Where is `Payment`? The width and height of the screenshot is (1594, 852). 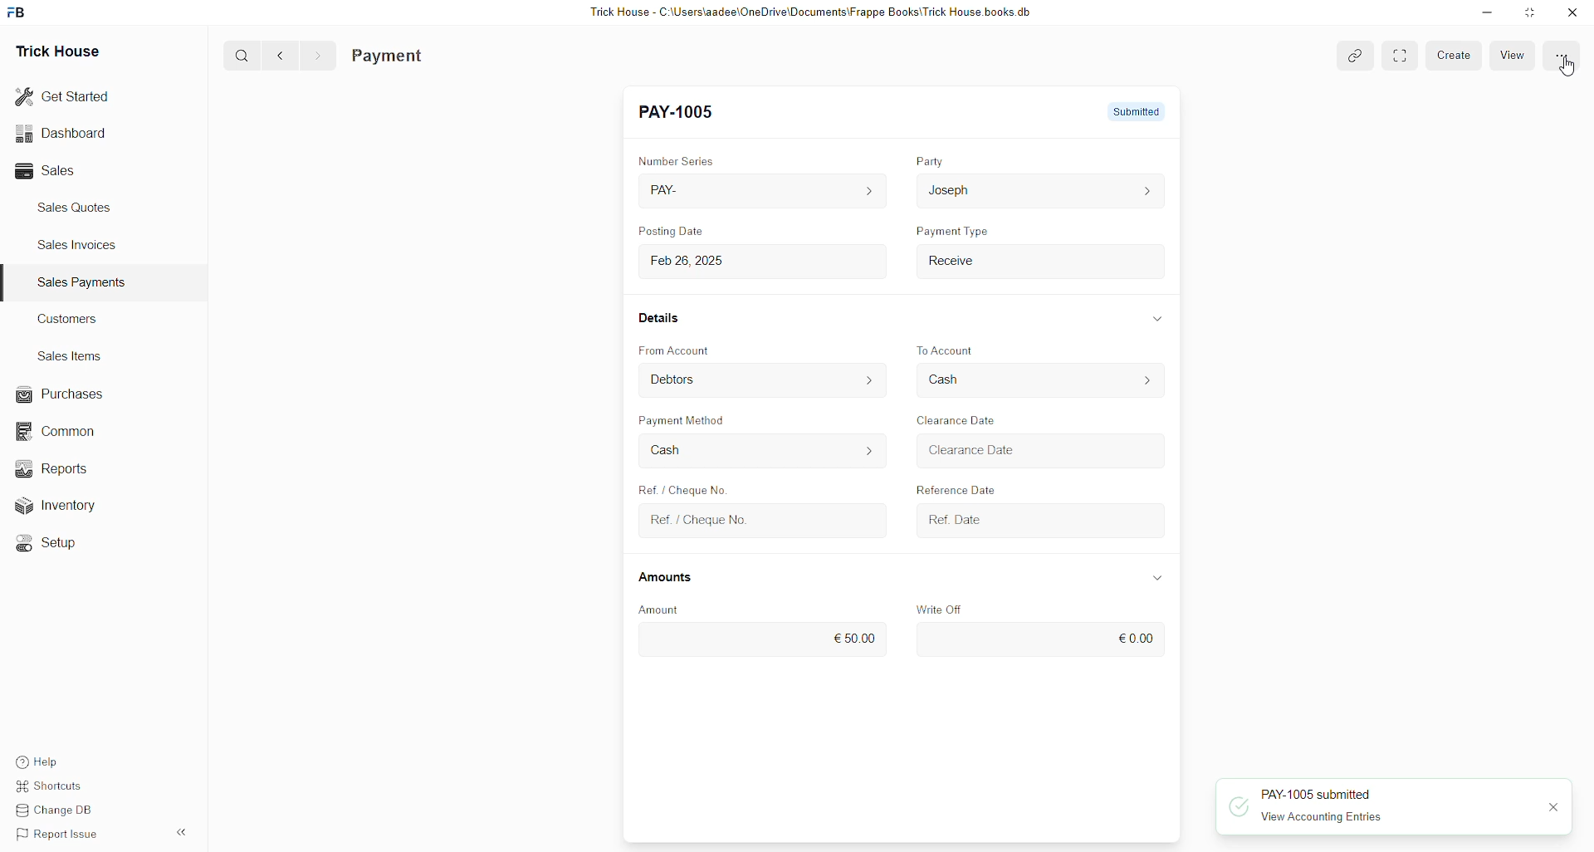 Payment is located at coordinates (388, 56).